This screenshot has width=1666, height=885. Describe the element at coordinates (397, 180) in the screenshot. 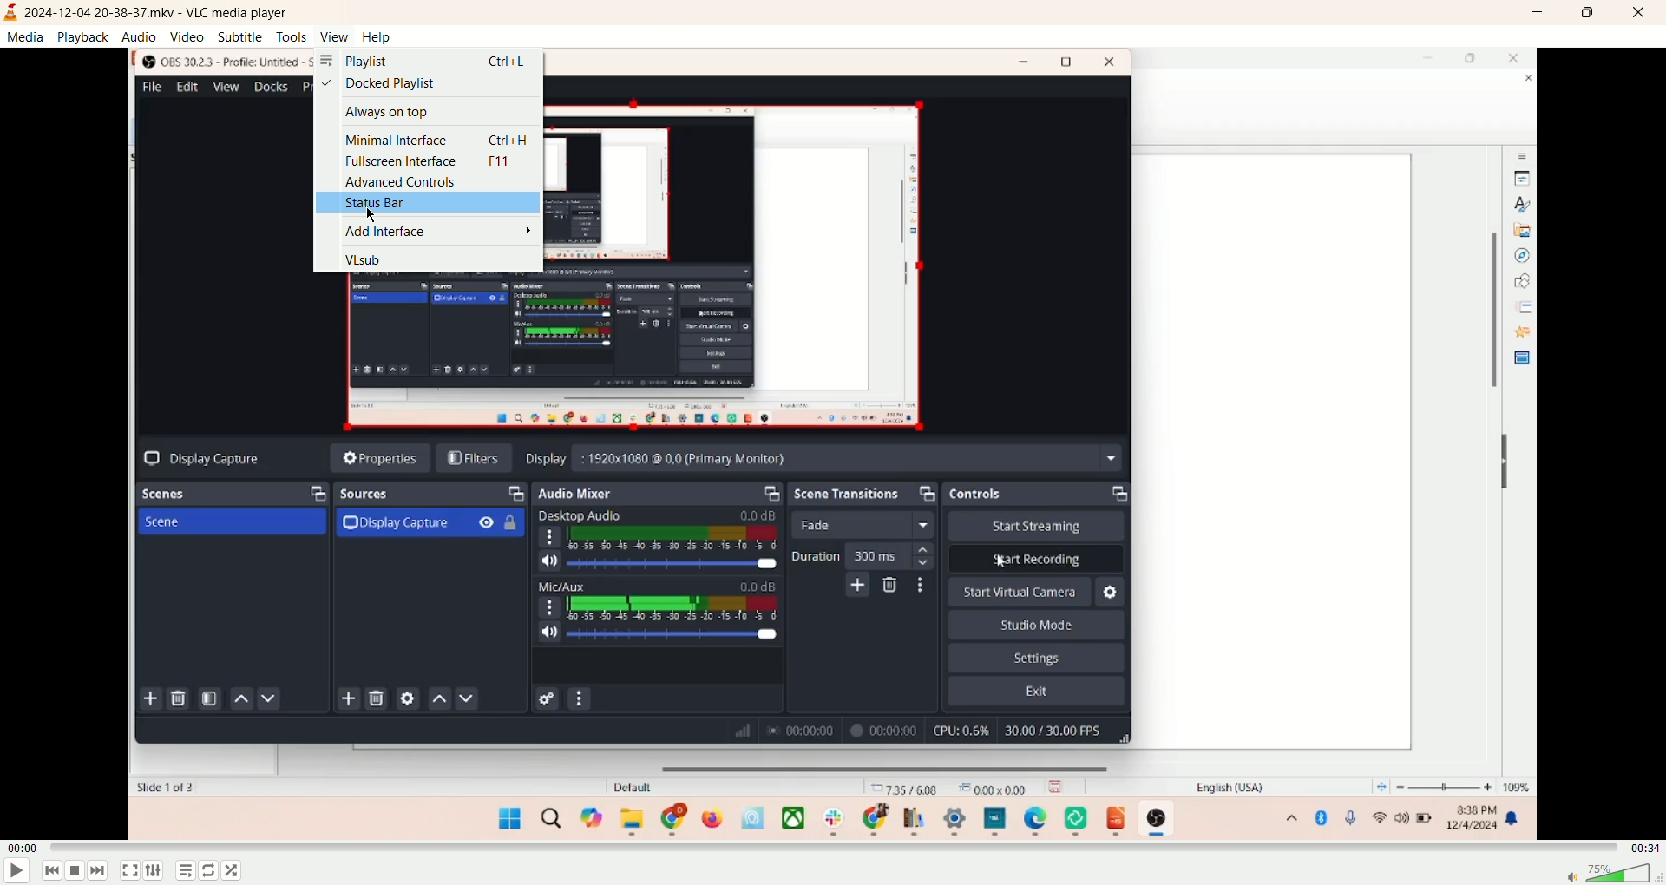

I see `advanced control` at that location.